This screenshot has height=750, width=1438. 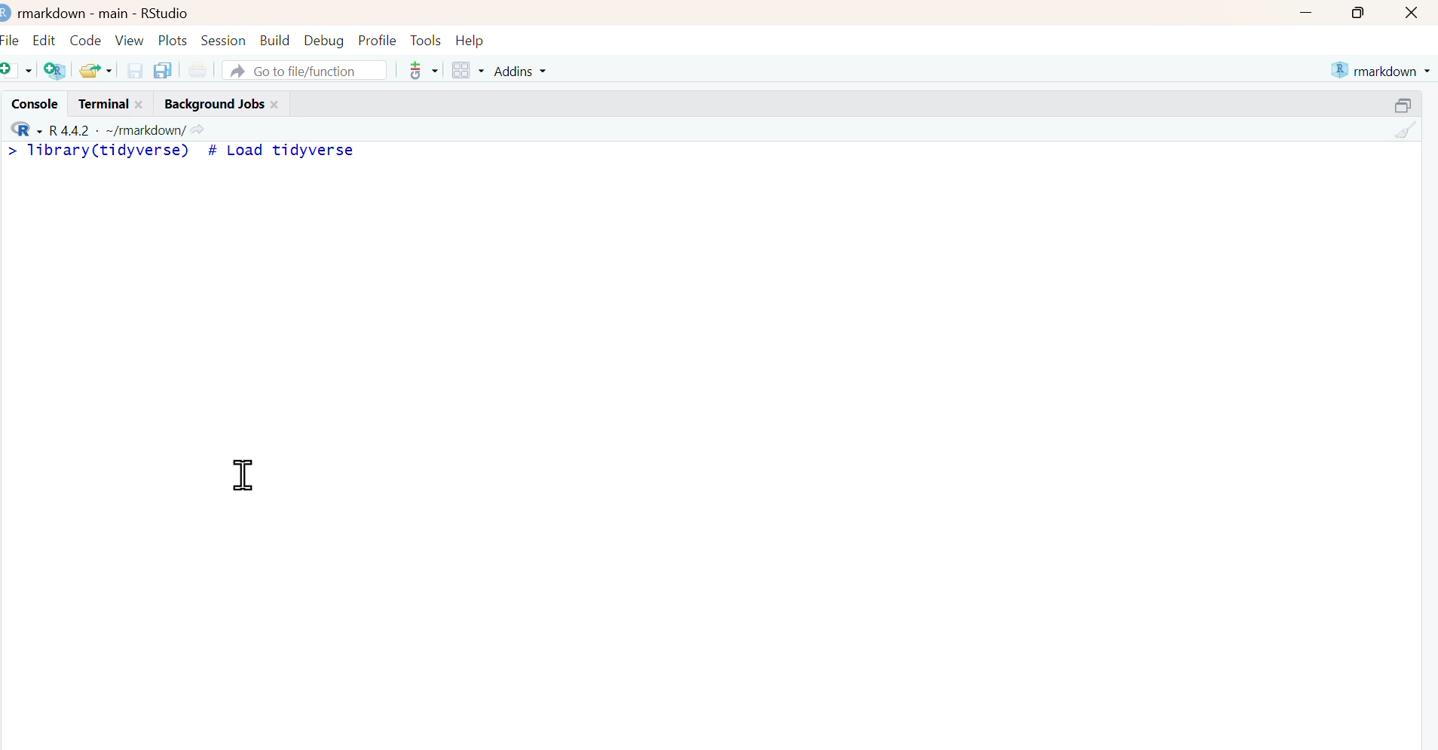 What do you see at coordinates (523, 71) in the screenshot?
I see `Addins` at bounding box center [523, 71].